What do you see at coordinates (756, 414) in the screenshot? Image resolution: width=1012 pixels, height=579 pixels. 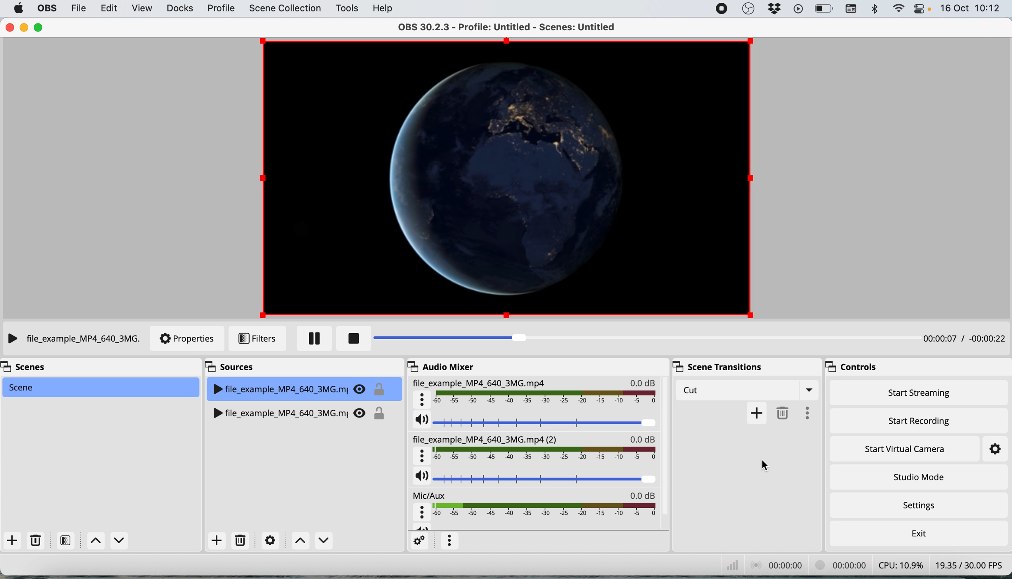 I see `add transition` at bounding box center [756, 414].